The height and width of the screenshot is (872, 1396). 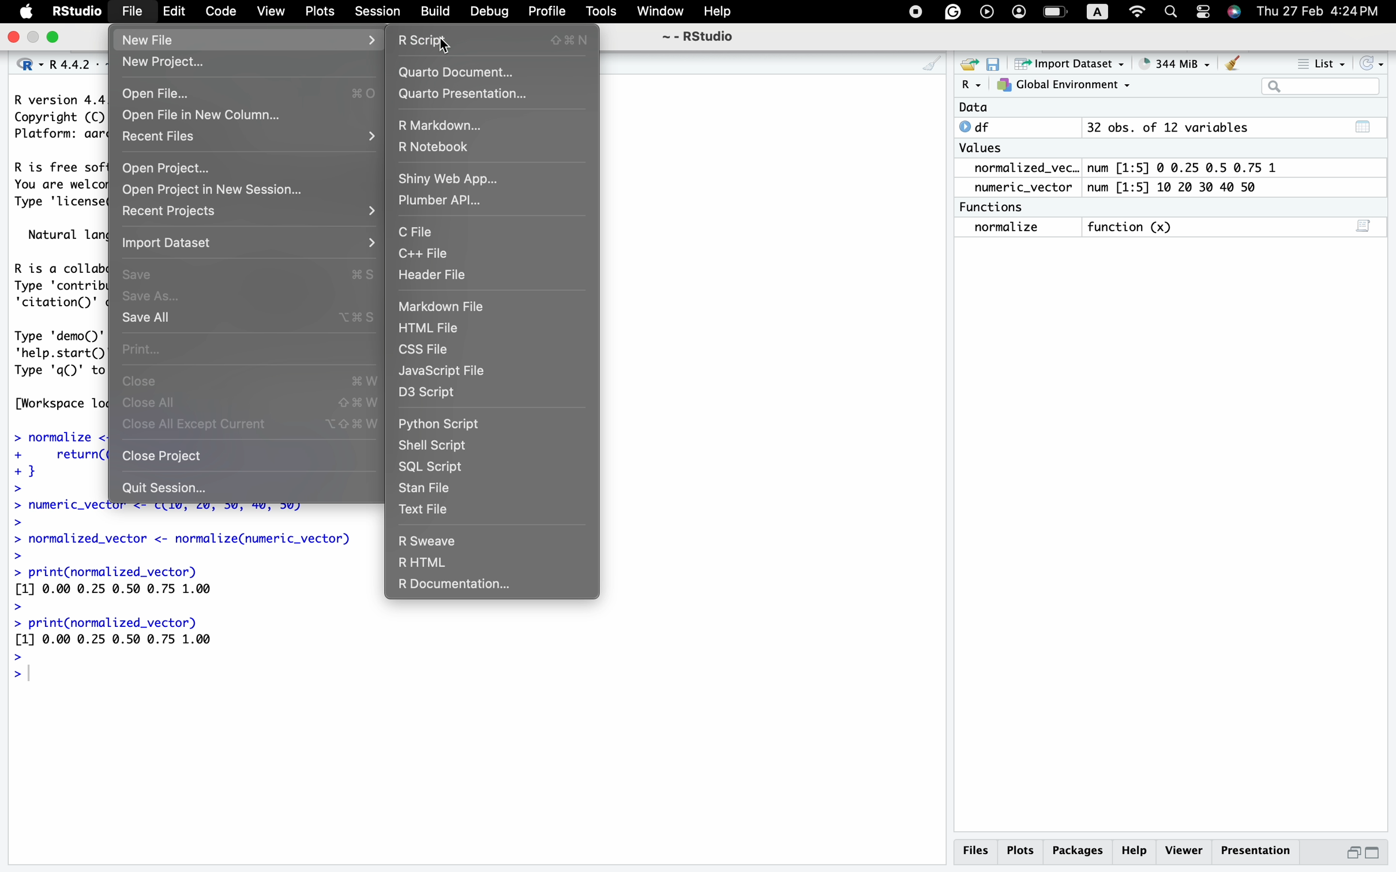 I want to click on RStudio, so click(x=74, y=13).